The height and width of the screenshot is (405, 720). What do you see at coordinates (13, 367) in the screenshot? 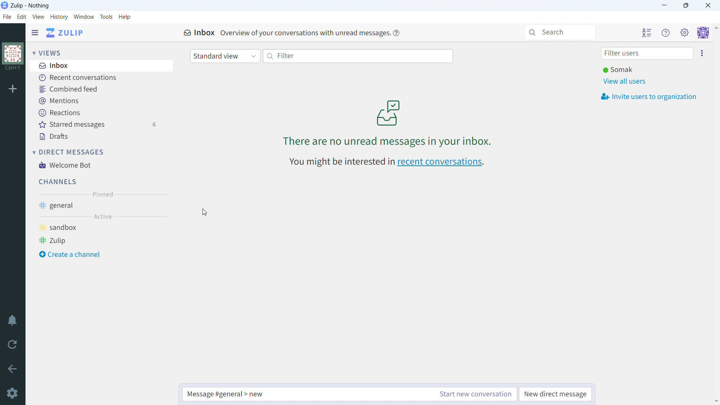
I see `go back` at bounding box center [13, 367].